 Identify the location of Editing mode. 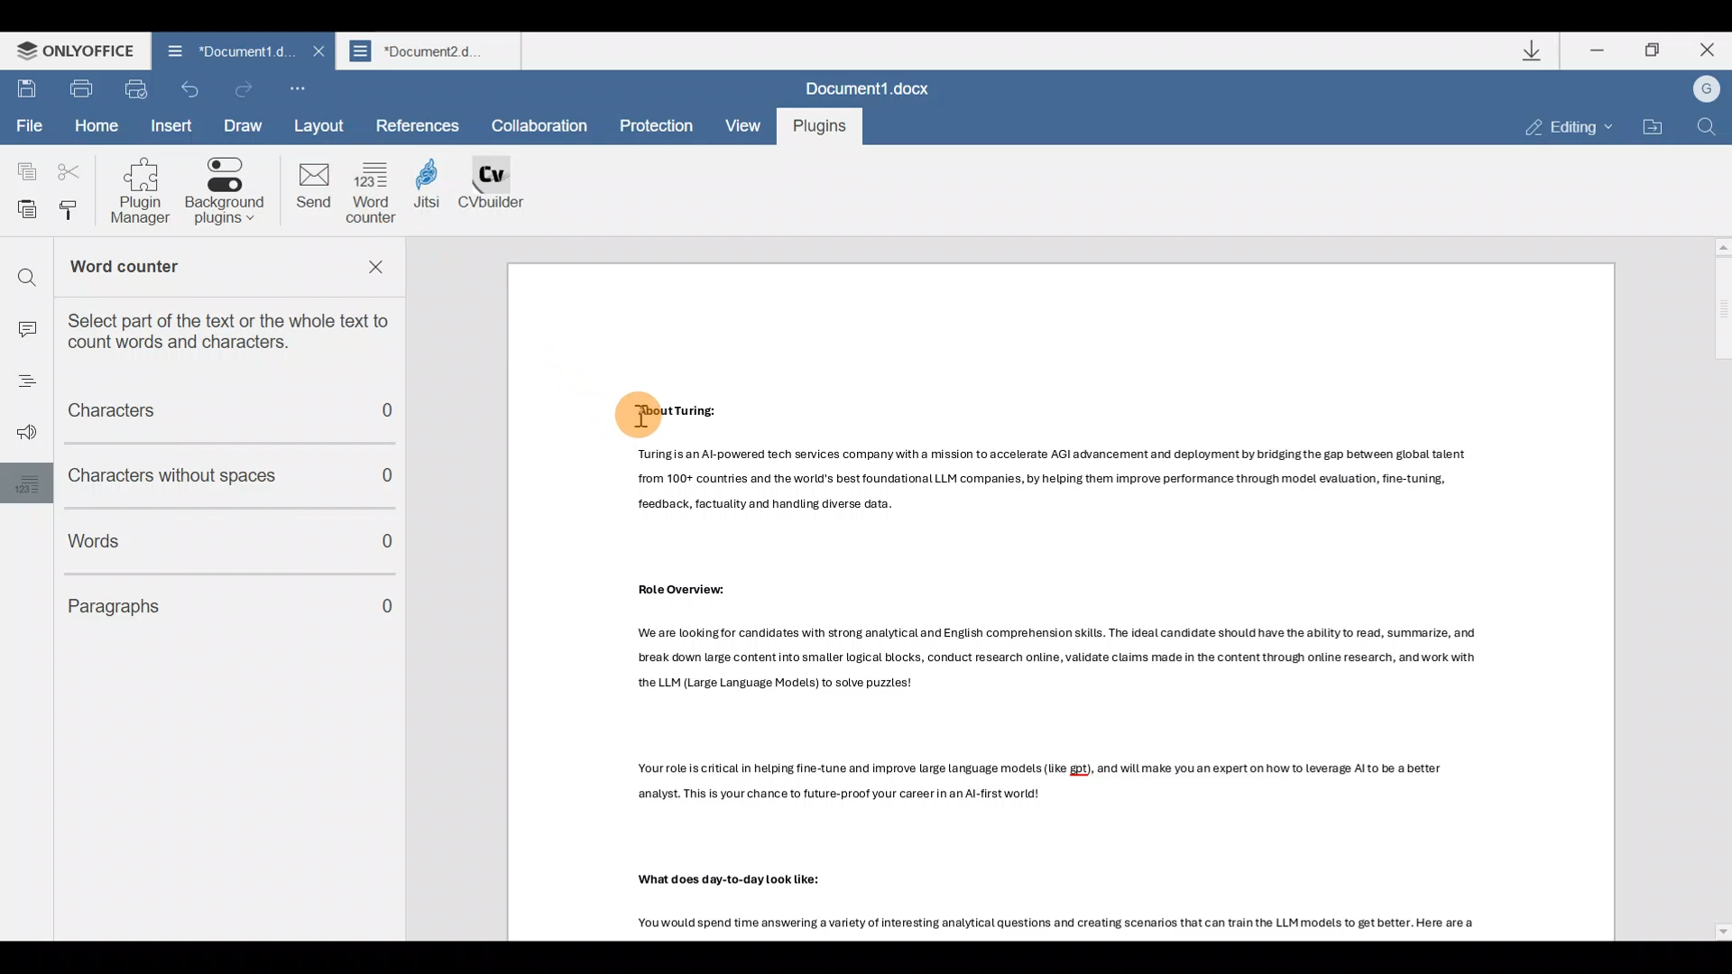
(1557, 127).